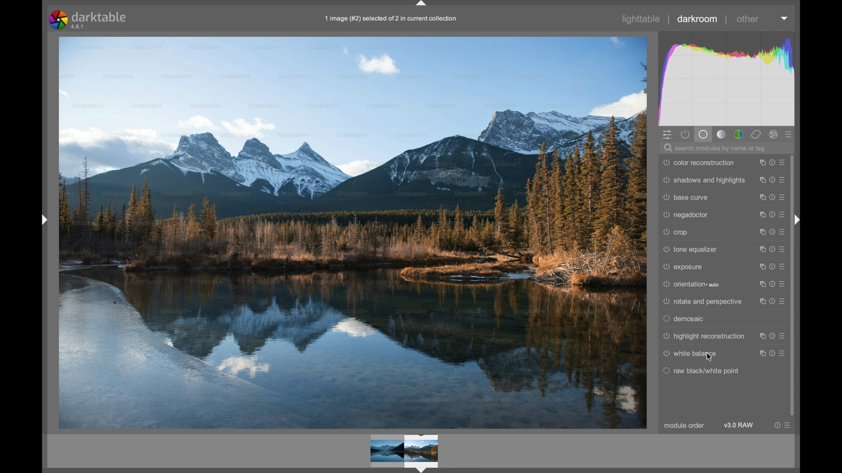 This screenshot has width=842, height=473. I want to click on presets, so click(785, 301).